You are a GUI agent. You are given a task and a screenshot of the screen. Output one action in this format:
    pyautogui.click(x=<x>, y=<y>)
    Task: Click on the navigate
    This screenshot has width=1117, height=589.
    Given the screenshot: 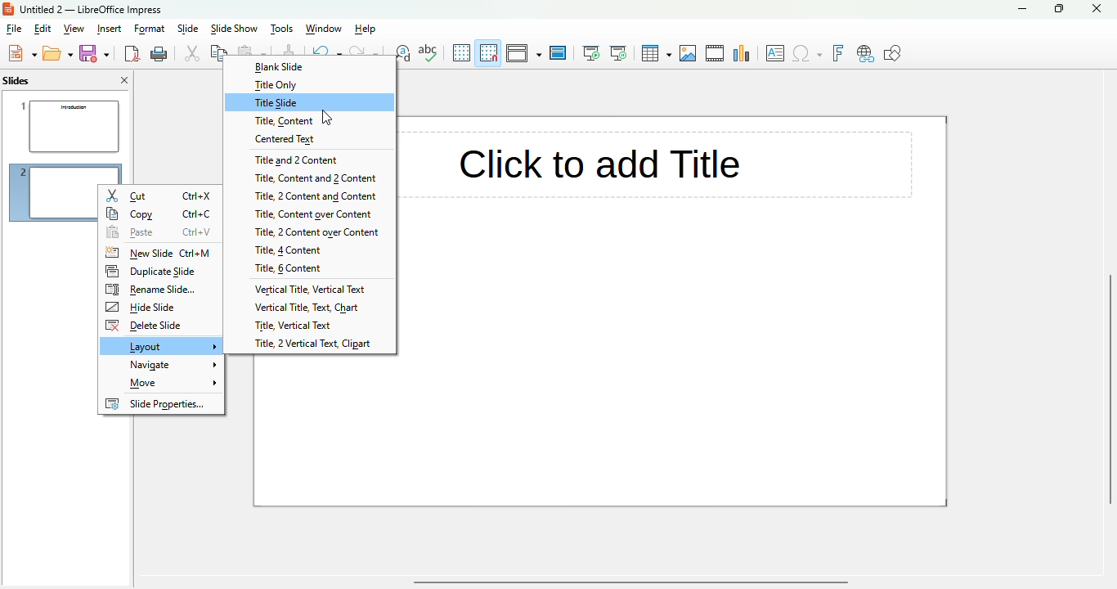 What is the action you would take?
    pyautogui.click(x=163, y=365)
    